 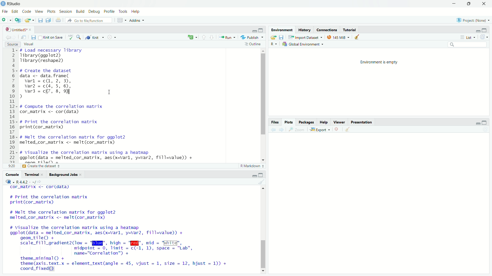 What do you see at coordinates (348, 129) in the screenshot?
I see `clear plots` at bounding box center [348, 129].